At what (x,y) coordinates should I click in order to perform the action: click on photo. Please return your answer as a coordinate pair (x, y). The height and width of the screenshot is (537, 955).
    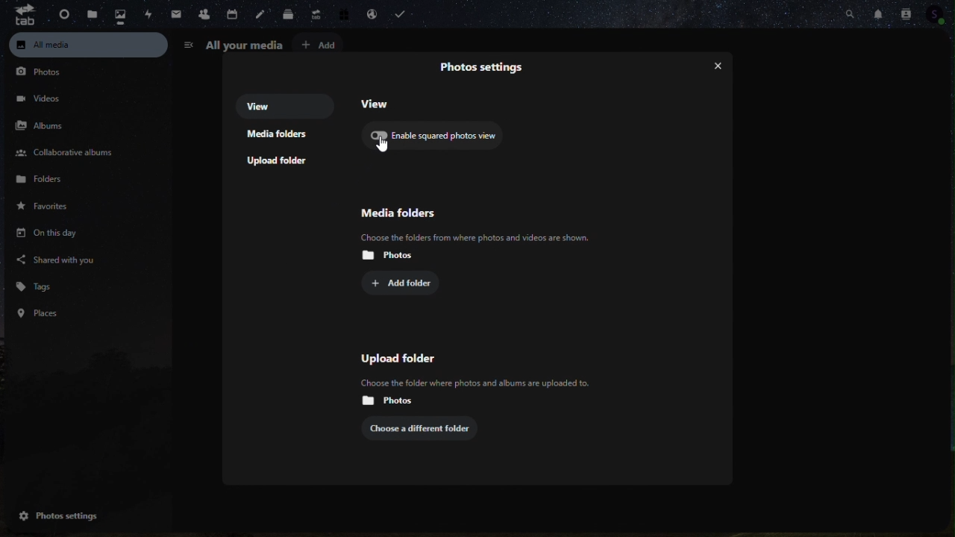
    Looking at the image, I should click on (122, 16).